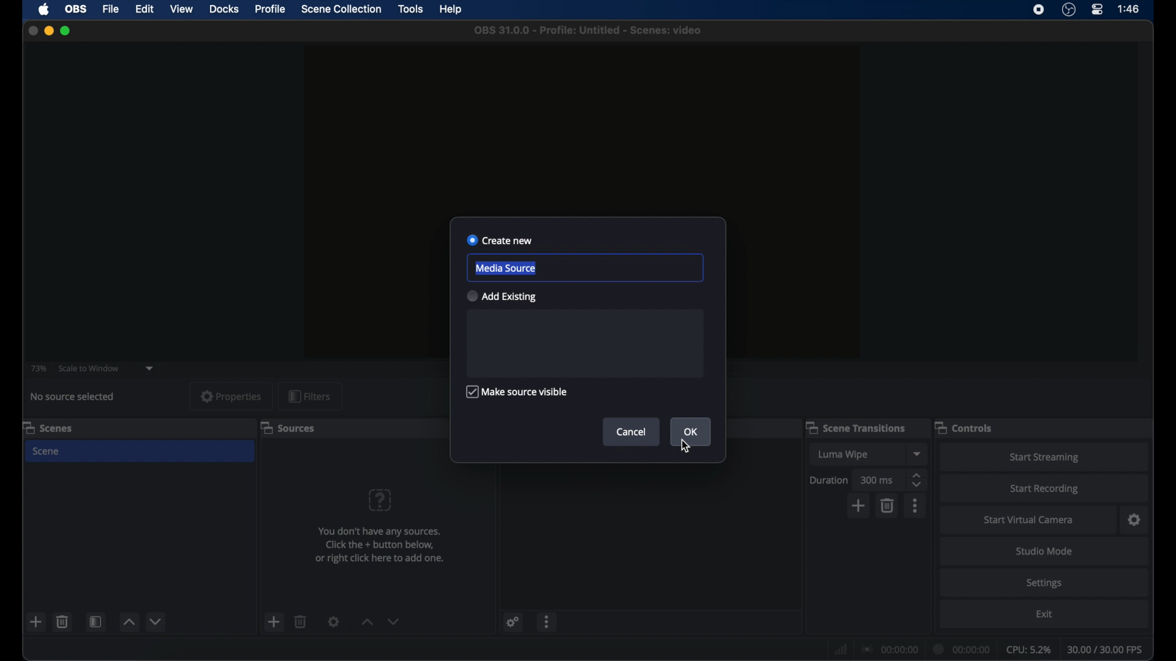 This screenshot has height=661, width=1176. What do you see at coordinates (918, 454) in the screenshot?
I see `dropdown` at bounding box center [918, 454].